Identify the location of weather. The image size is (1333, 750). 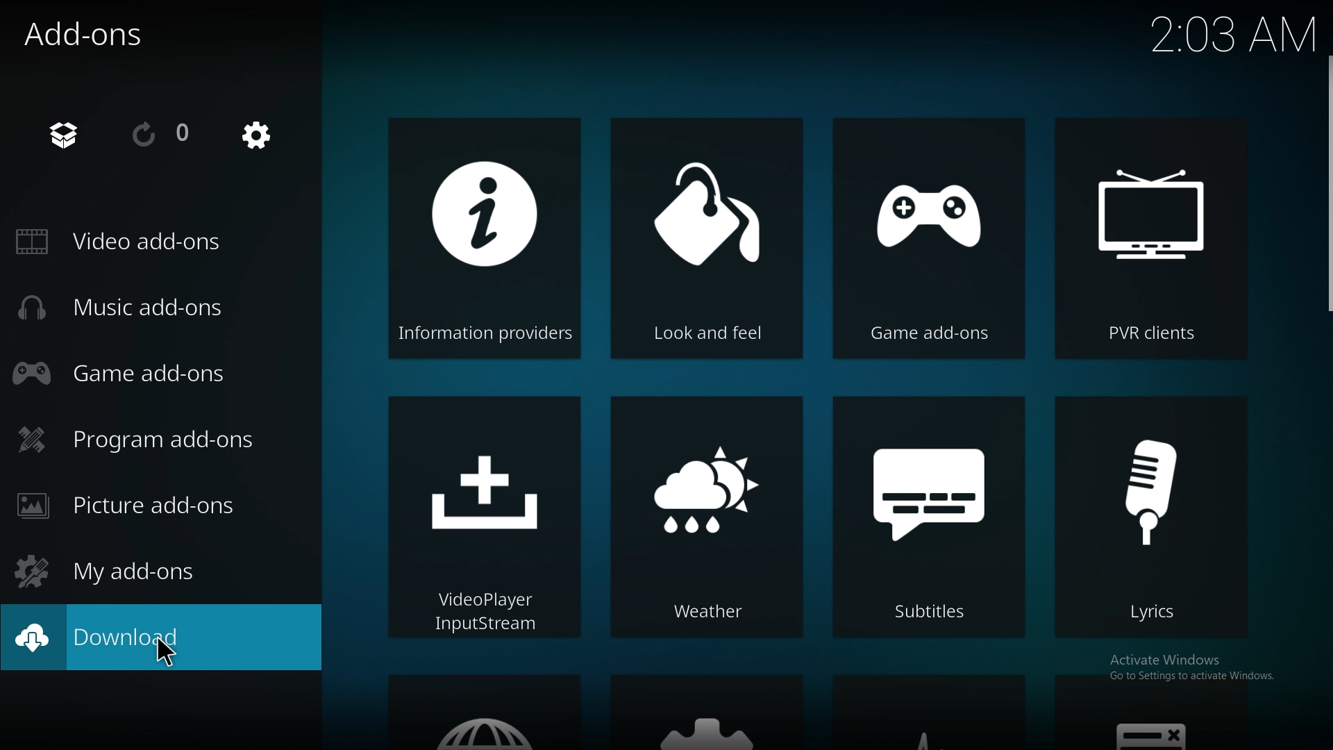
(707, 515).